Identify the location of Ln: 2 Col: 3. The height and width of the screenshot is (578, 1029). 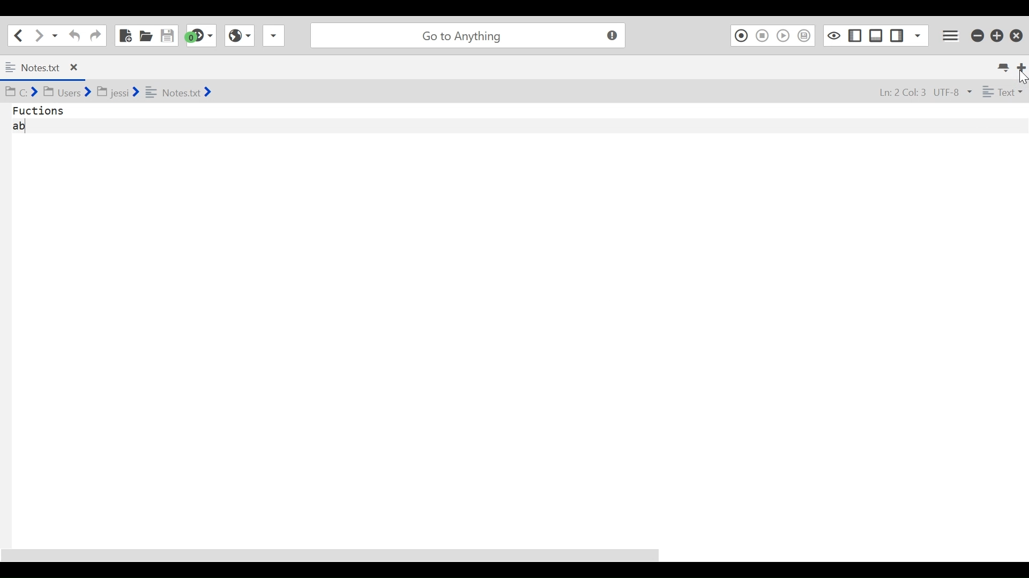
(899, 92).